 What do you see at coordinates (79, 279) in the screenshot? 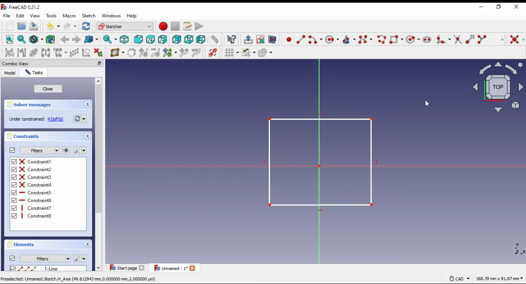
I see `Preselected: Unnamed. Sketch. H_Axis (49,812943 mm,0.000000 mm, 2.000000 pum)` at bounding box center [79, 279].